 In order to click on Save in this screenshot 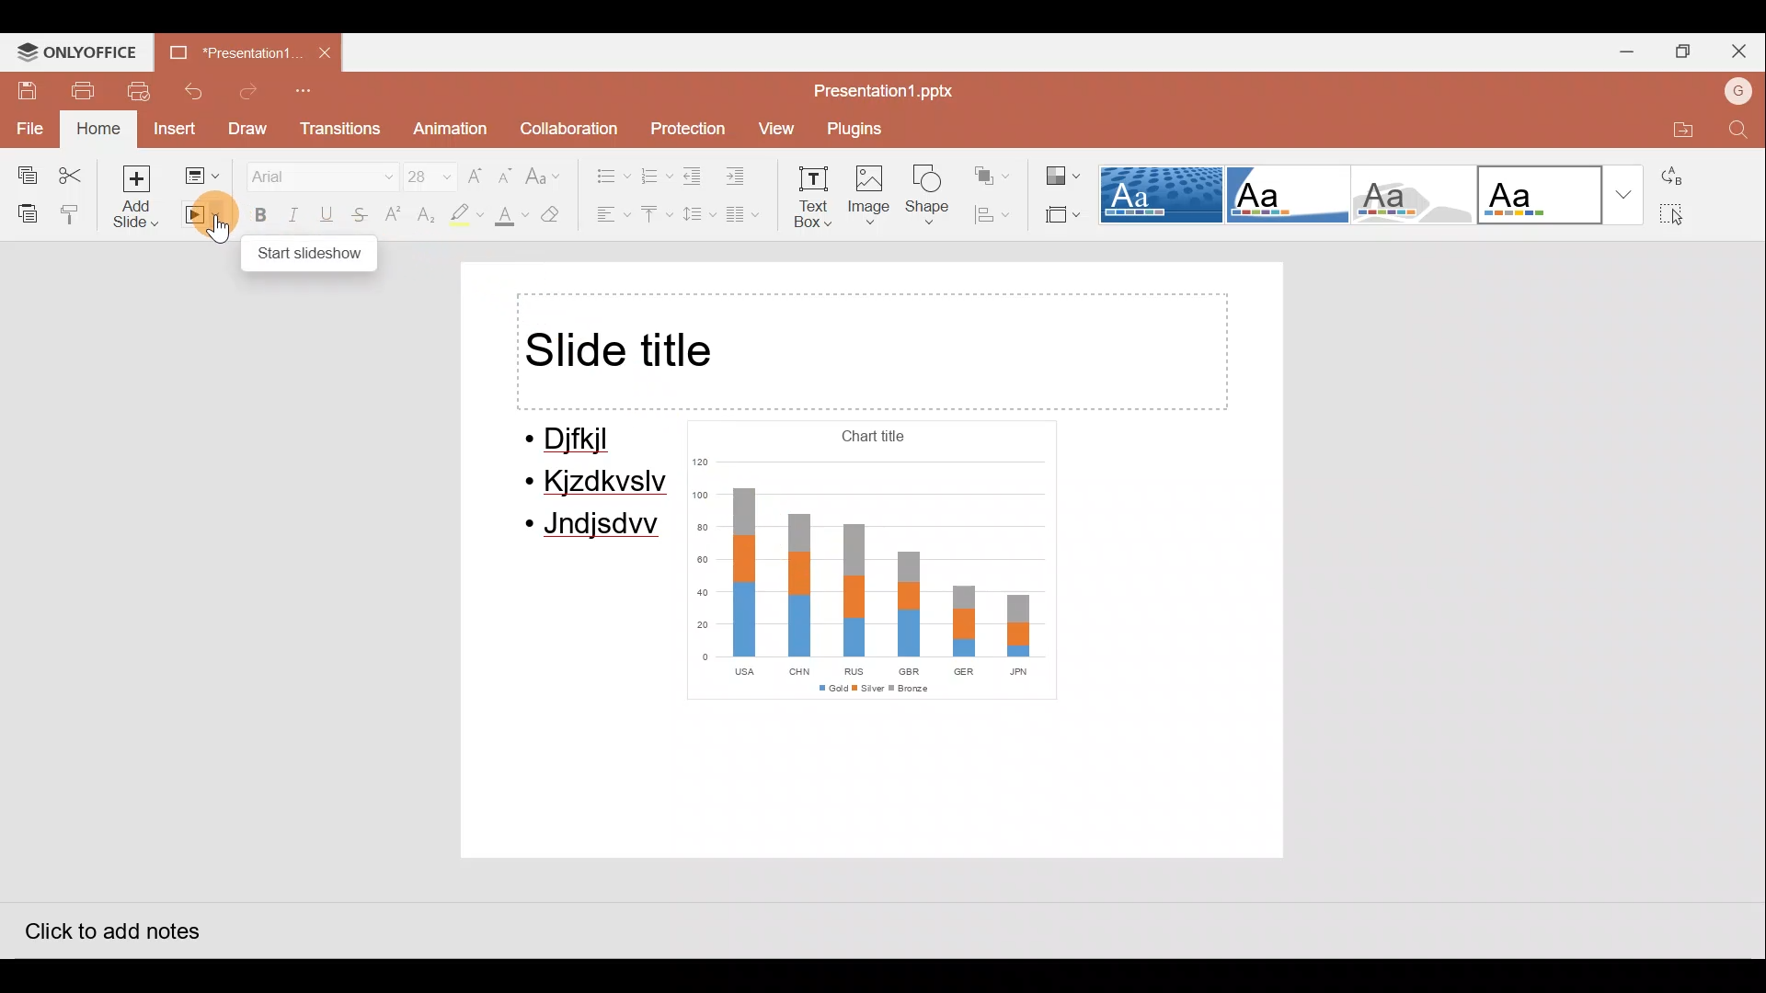, I will do `click(17, 89)`.